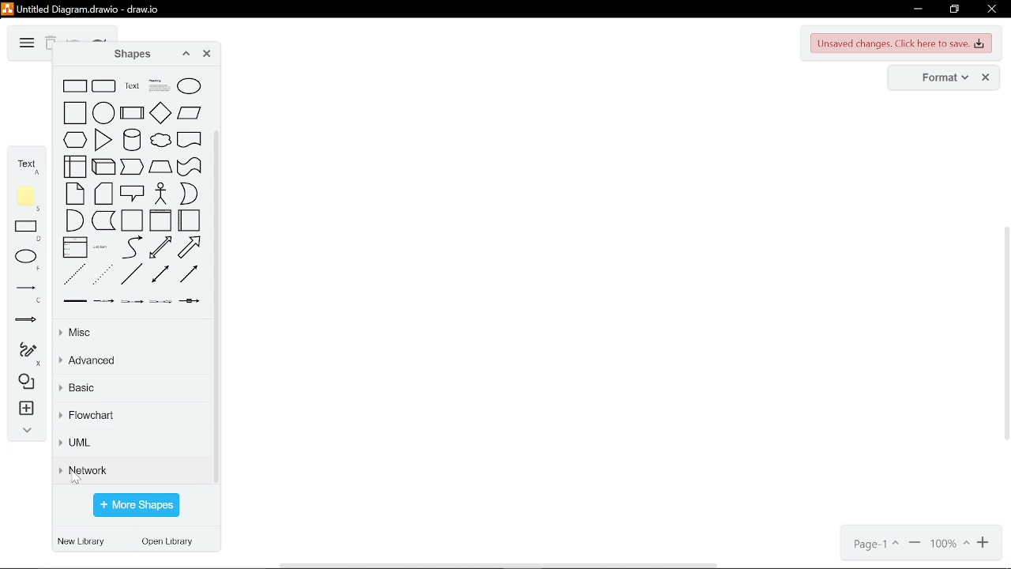 The height and width of the screenshot is (569, 1011). What do you see at coordinates (75, 301) in the screenshot?
I see `link` at bounding box center [75, 301].